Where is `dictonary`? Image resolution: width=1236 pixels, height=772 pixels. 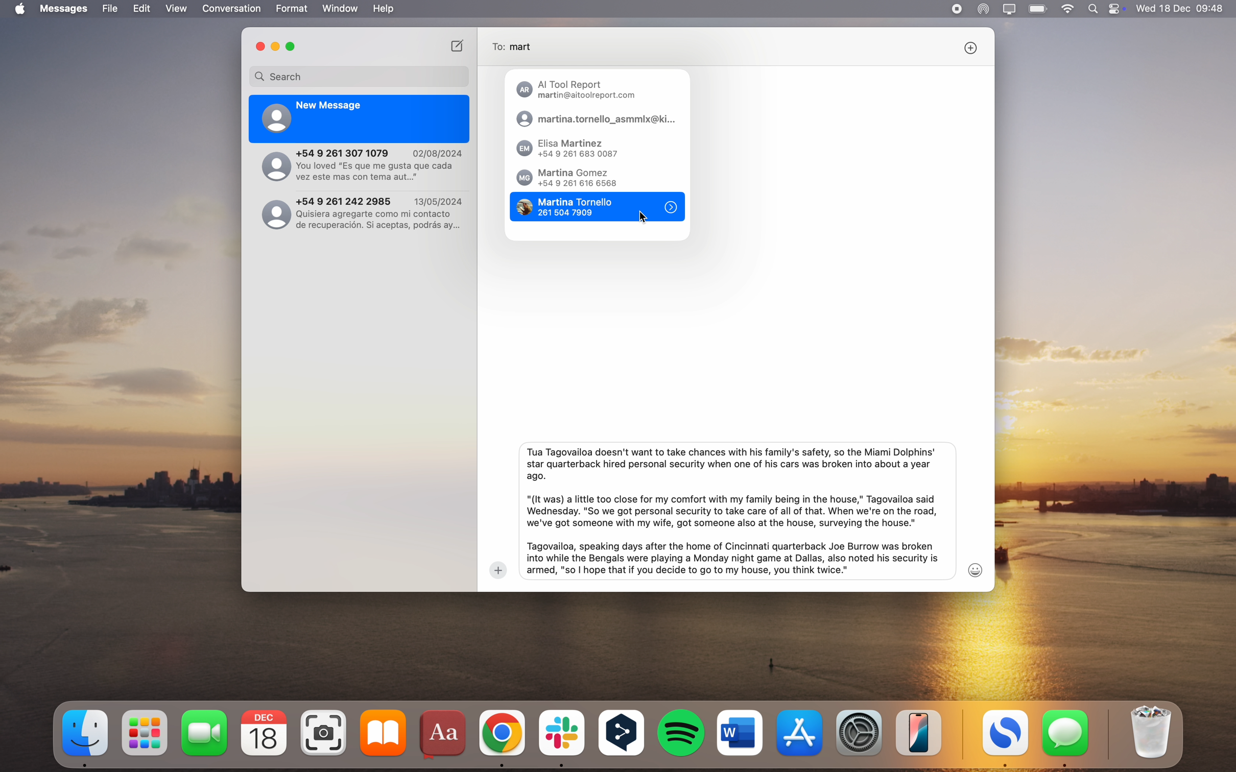 dictonary is located at coordinates (444, 735).